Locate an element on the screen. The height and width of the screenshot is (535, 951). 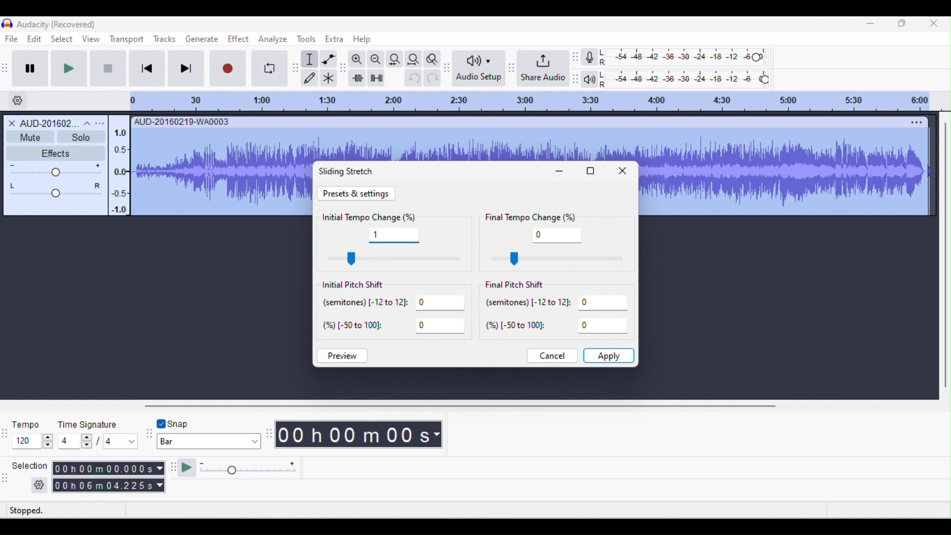
control initial tempo change is located at coordinates (396, 259).